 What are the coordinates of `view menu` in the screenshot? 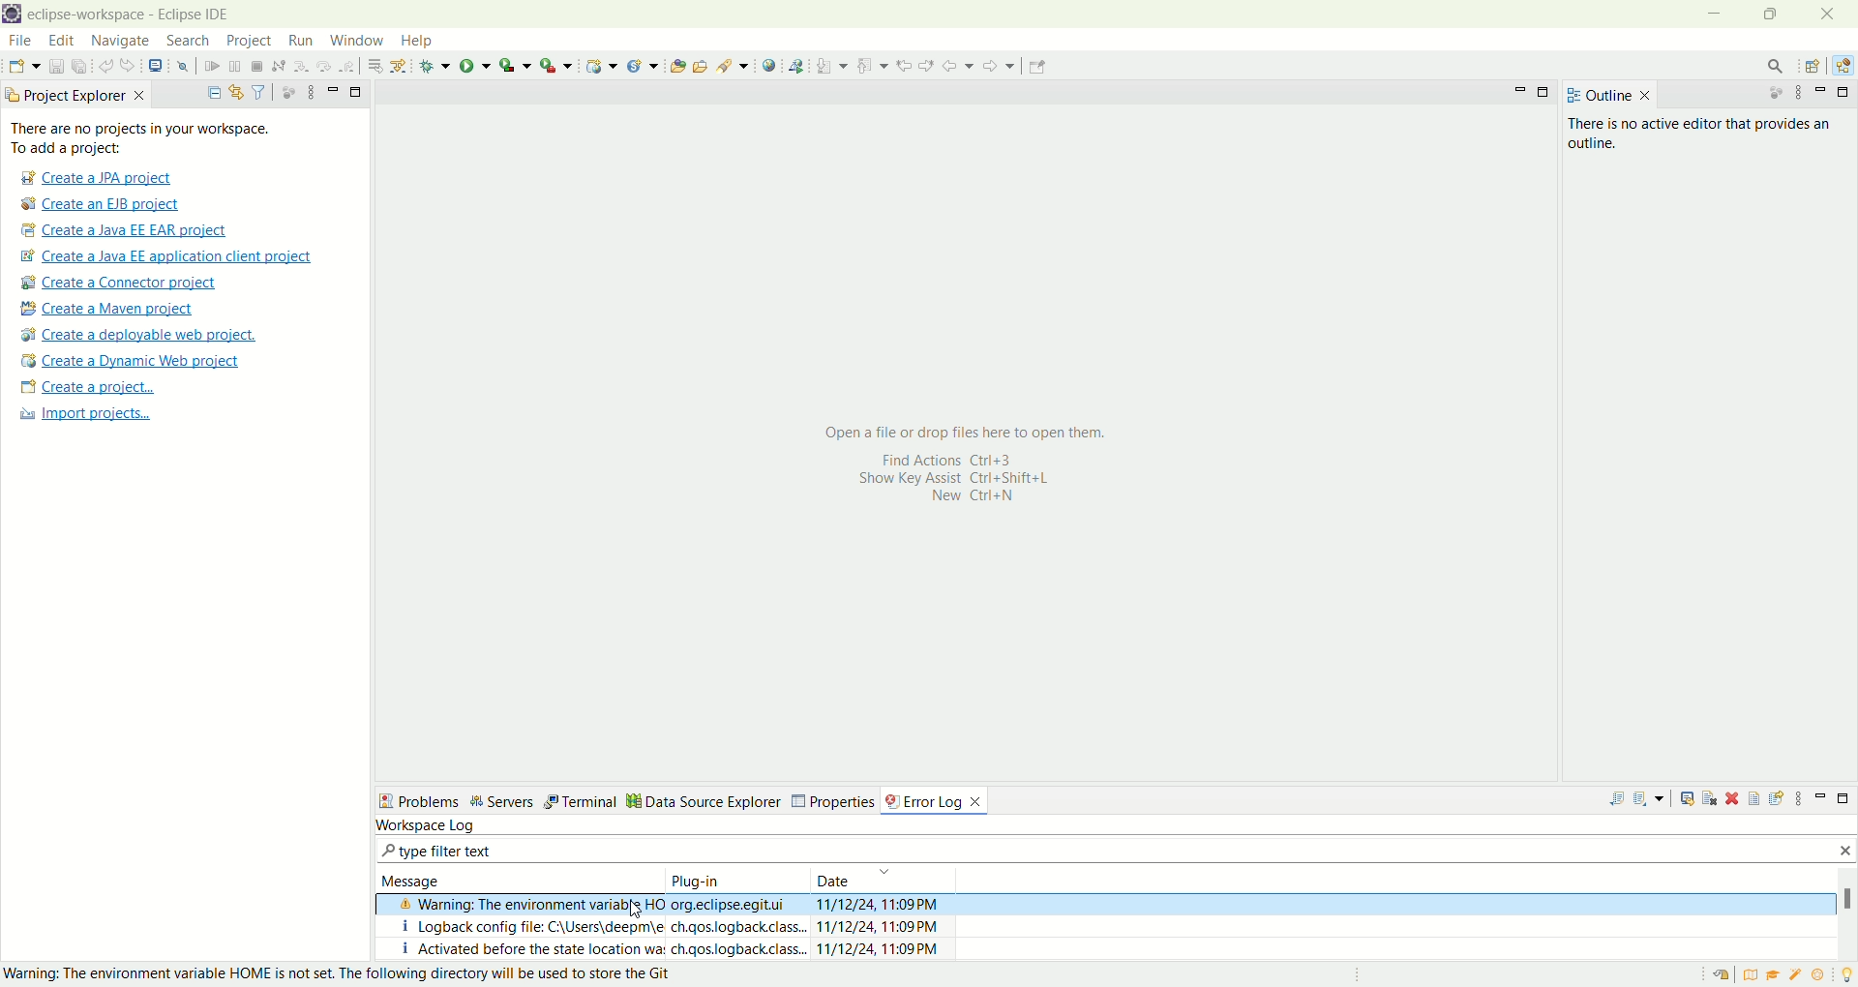 It's located at (1798, 93).